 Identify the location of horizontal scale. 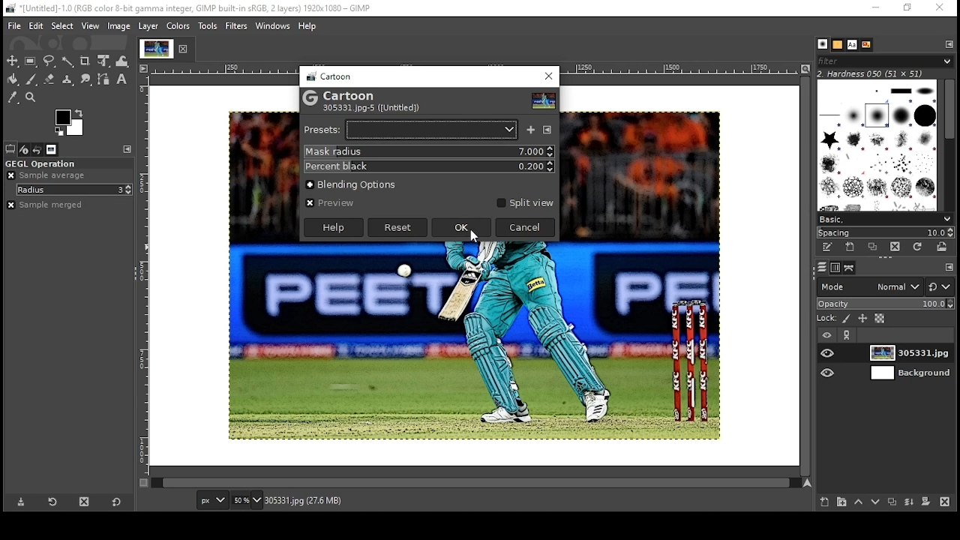
(221, 70).